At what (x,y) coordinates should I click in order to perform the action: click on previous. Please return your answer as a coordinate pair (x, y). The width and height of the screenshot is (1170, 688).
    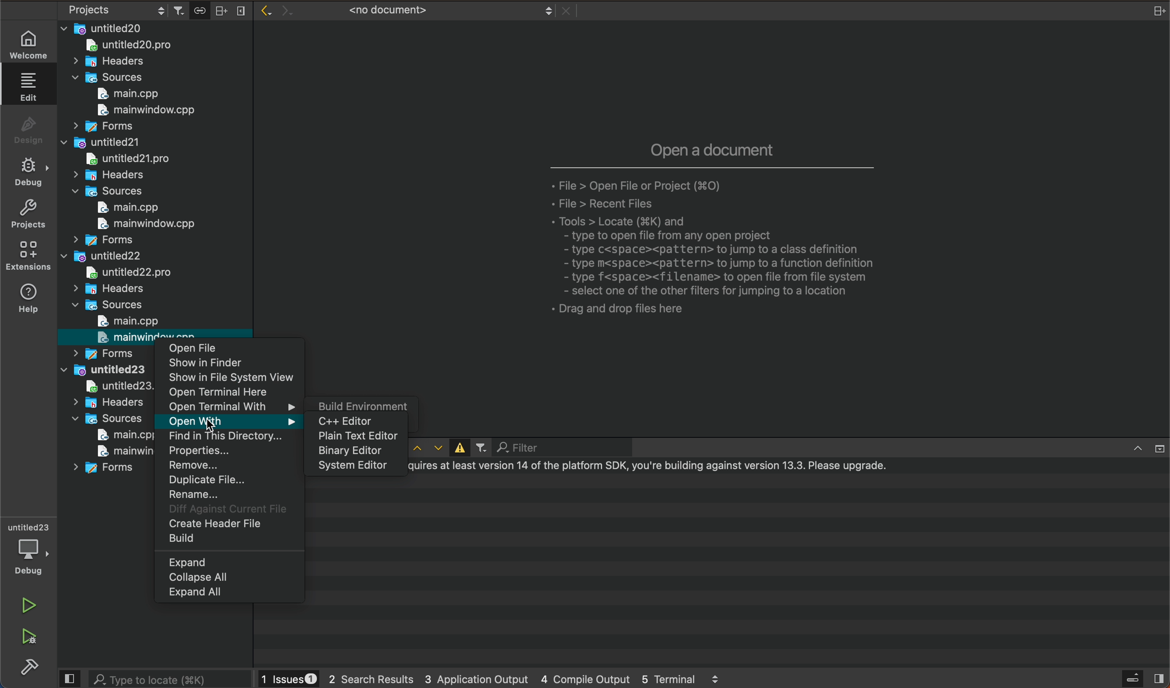
    Looking at the image, I should click on (264, 10).